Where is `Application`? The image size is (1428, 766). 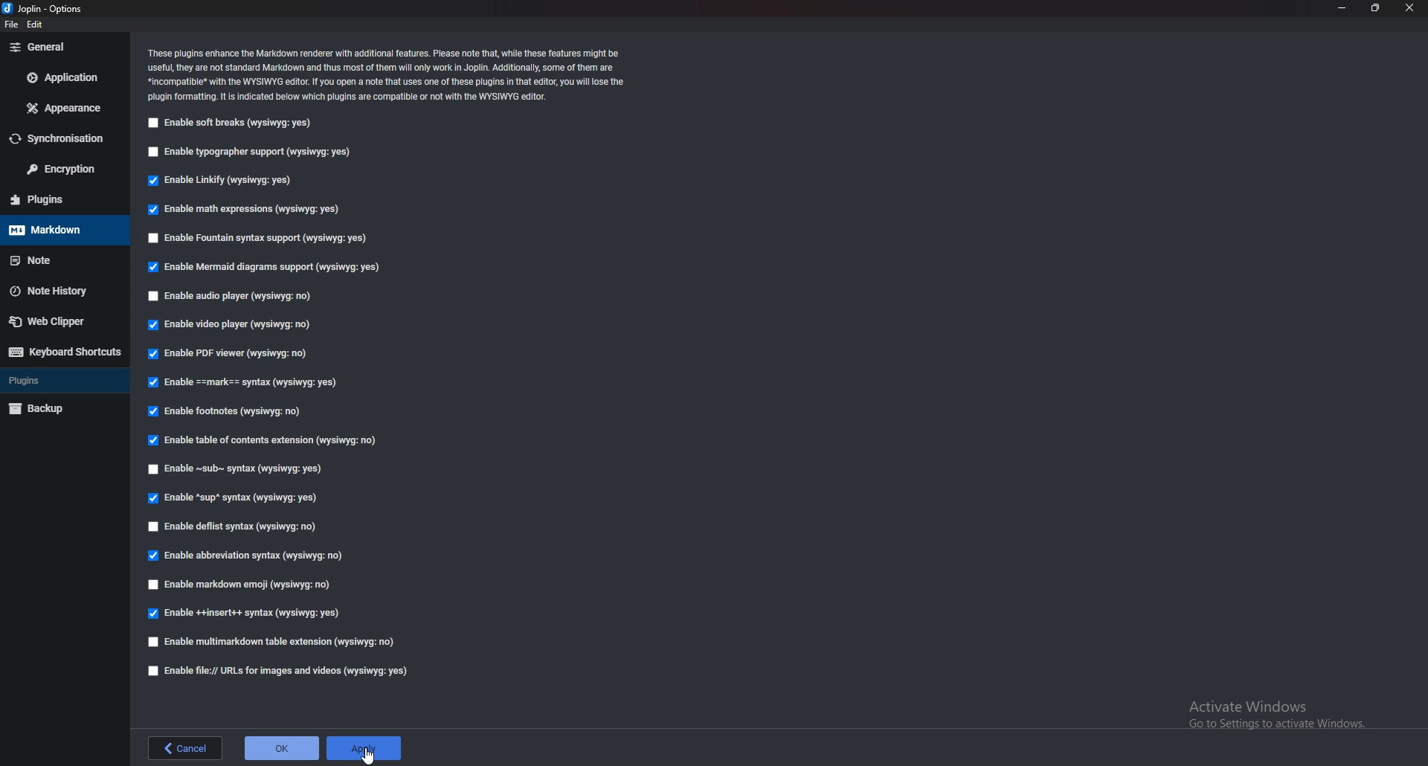
Application is located at coordinates (65, 78).